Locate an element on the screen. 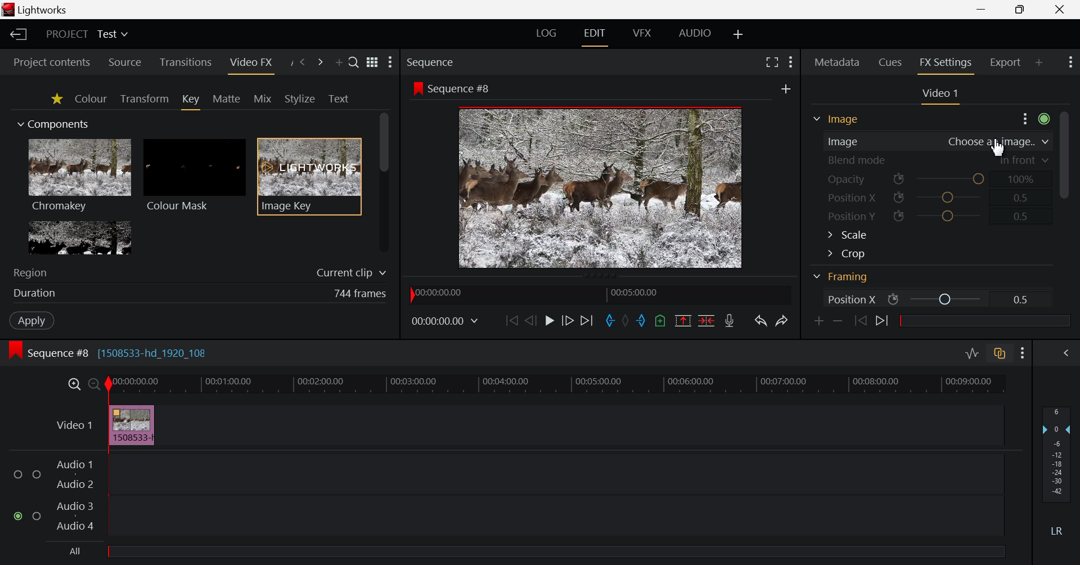 This screenshot has width=1080, height=565. Toggle auto track sync is located at coordinates (1000, 355).